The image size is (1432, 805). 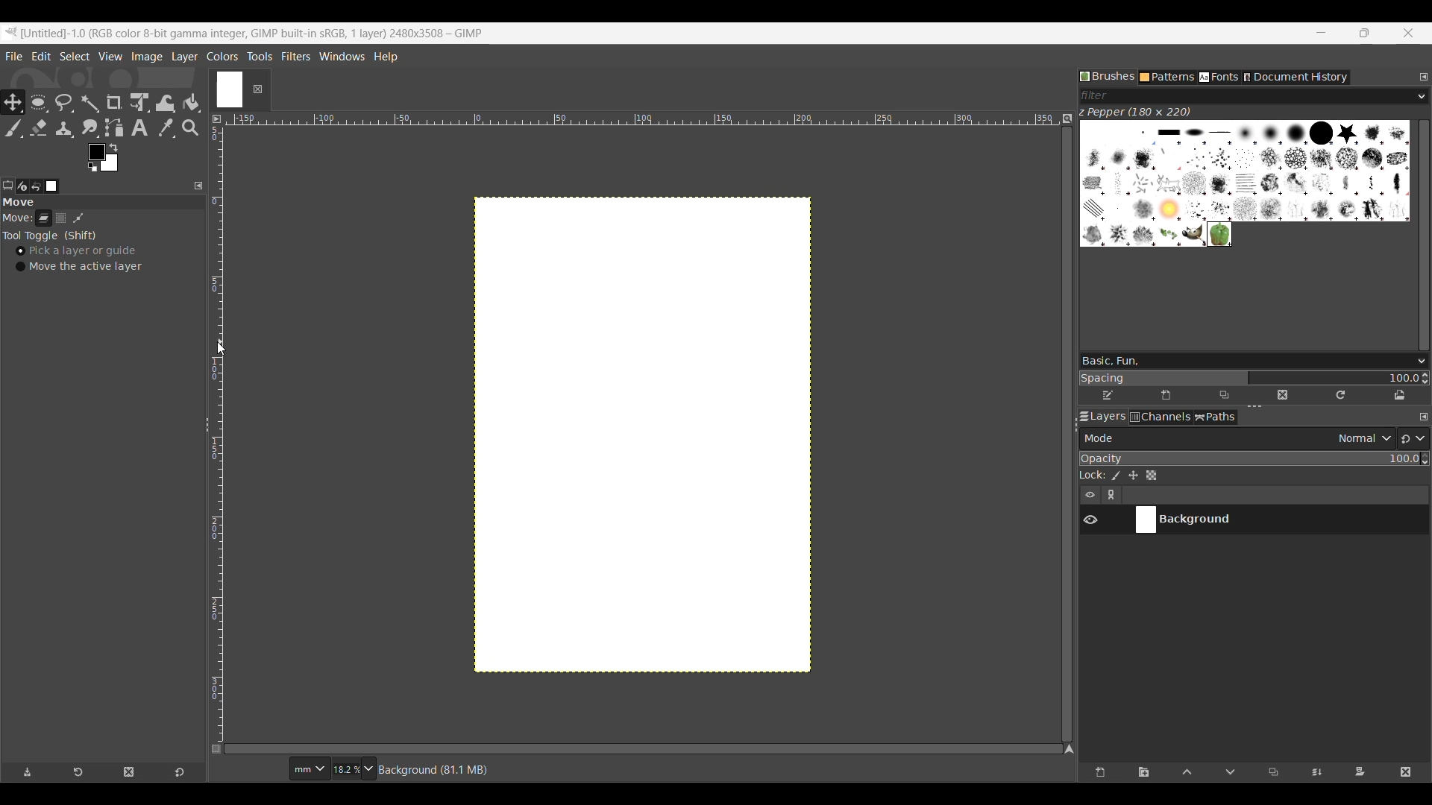 What do you see at coordinates (1241, 361) in the screenshot?
I see `Type in brush` at bounding box center [1241, 361].